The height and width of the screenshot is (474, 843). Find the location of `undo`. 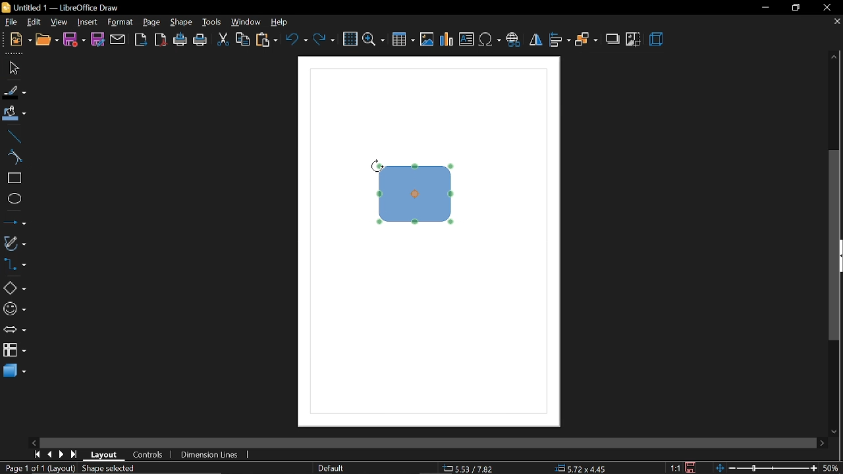

undo is located at coordinates (298, 41).